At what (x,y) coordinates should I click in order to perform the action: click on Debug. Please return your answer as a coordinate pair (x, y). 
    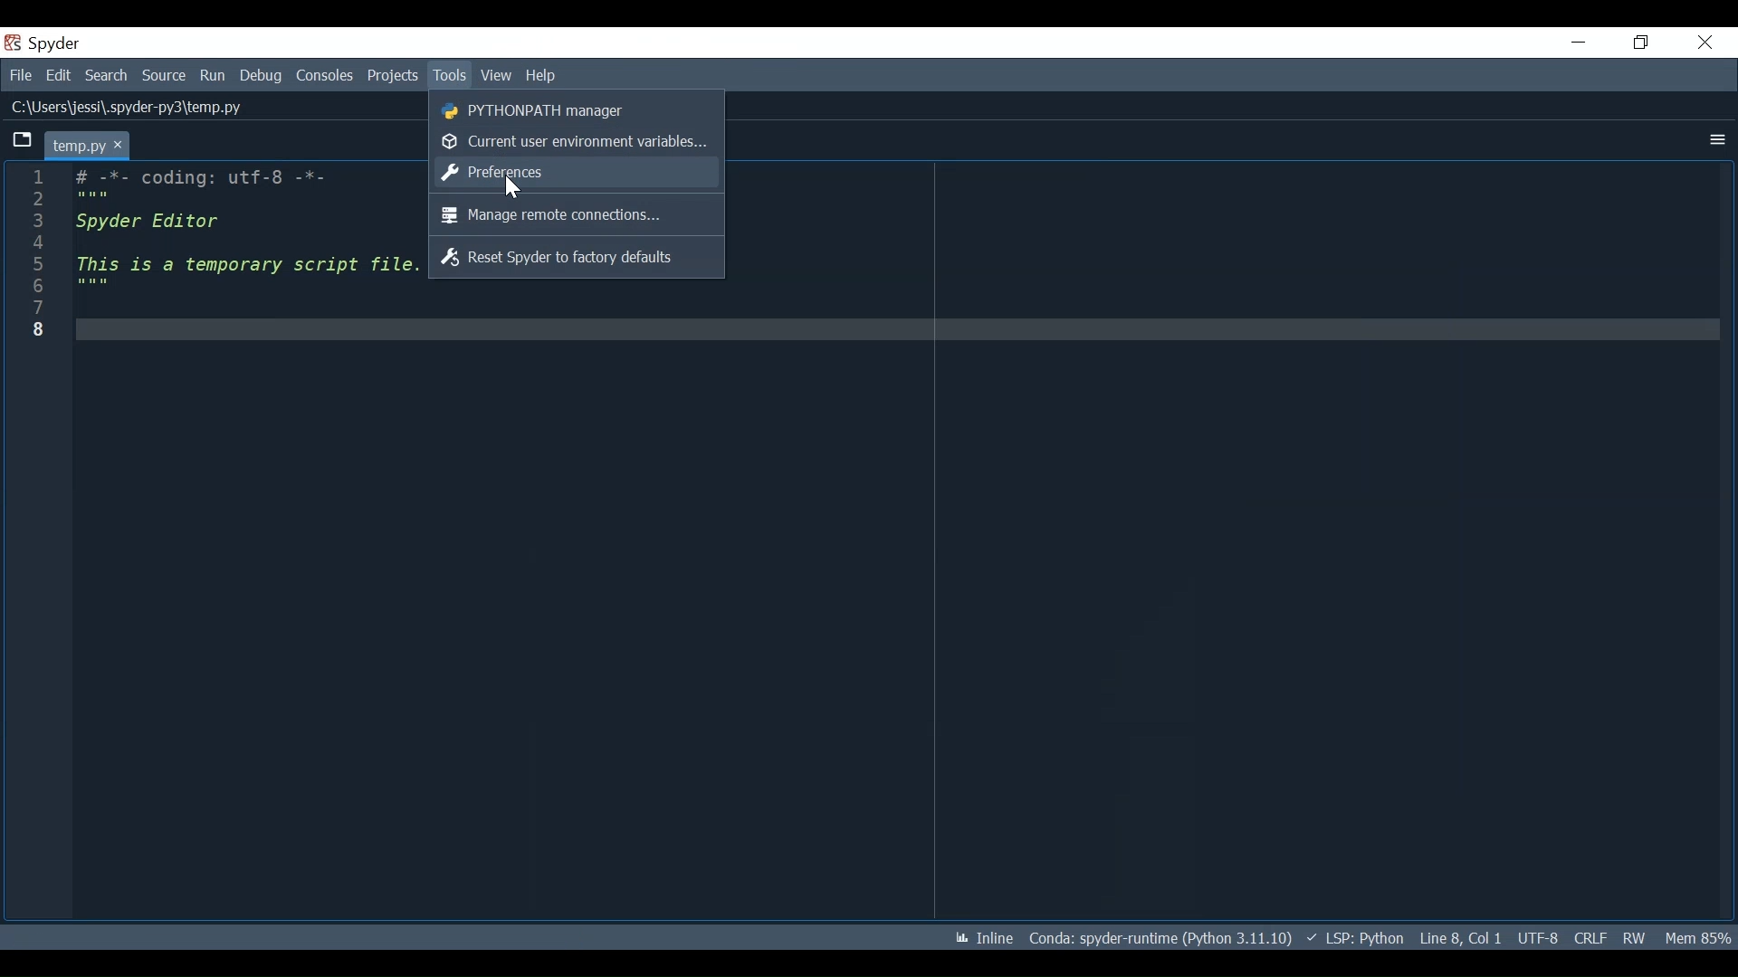
    Looking at the image, I should click on (263, 78).